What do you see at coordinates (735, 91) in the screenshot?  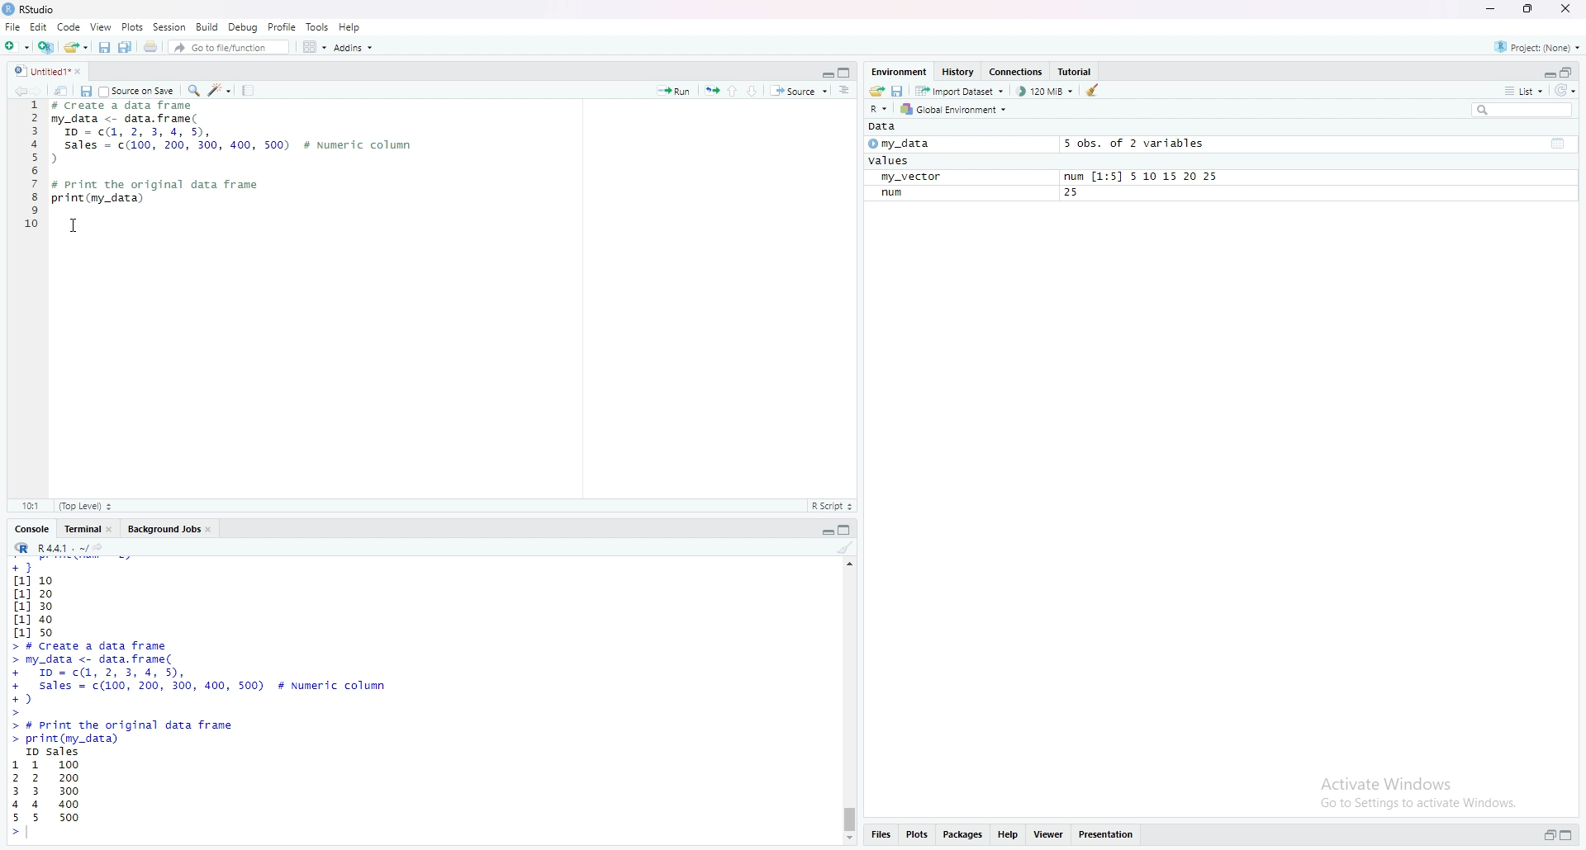 I see `go to previous section/chunk` at bounding box center [735, 91].